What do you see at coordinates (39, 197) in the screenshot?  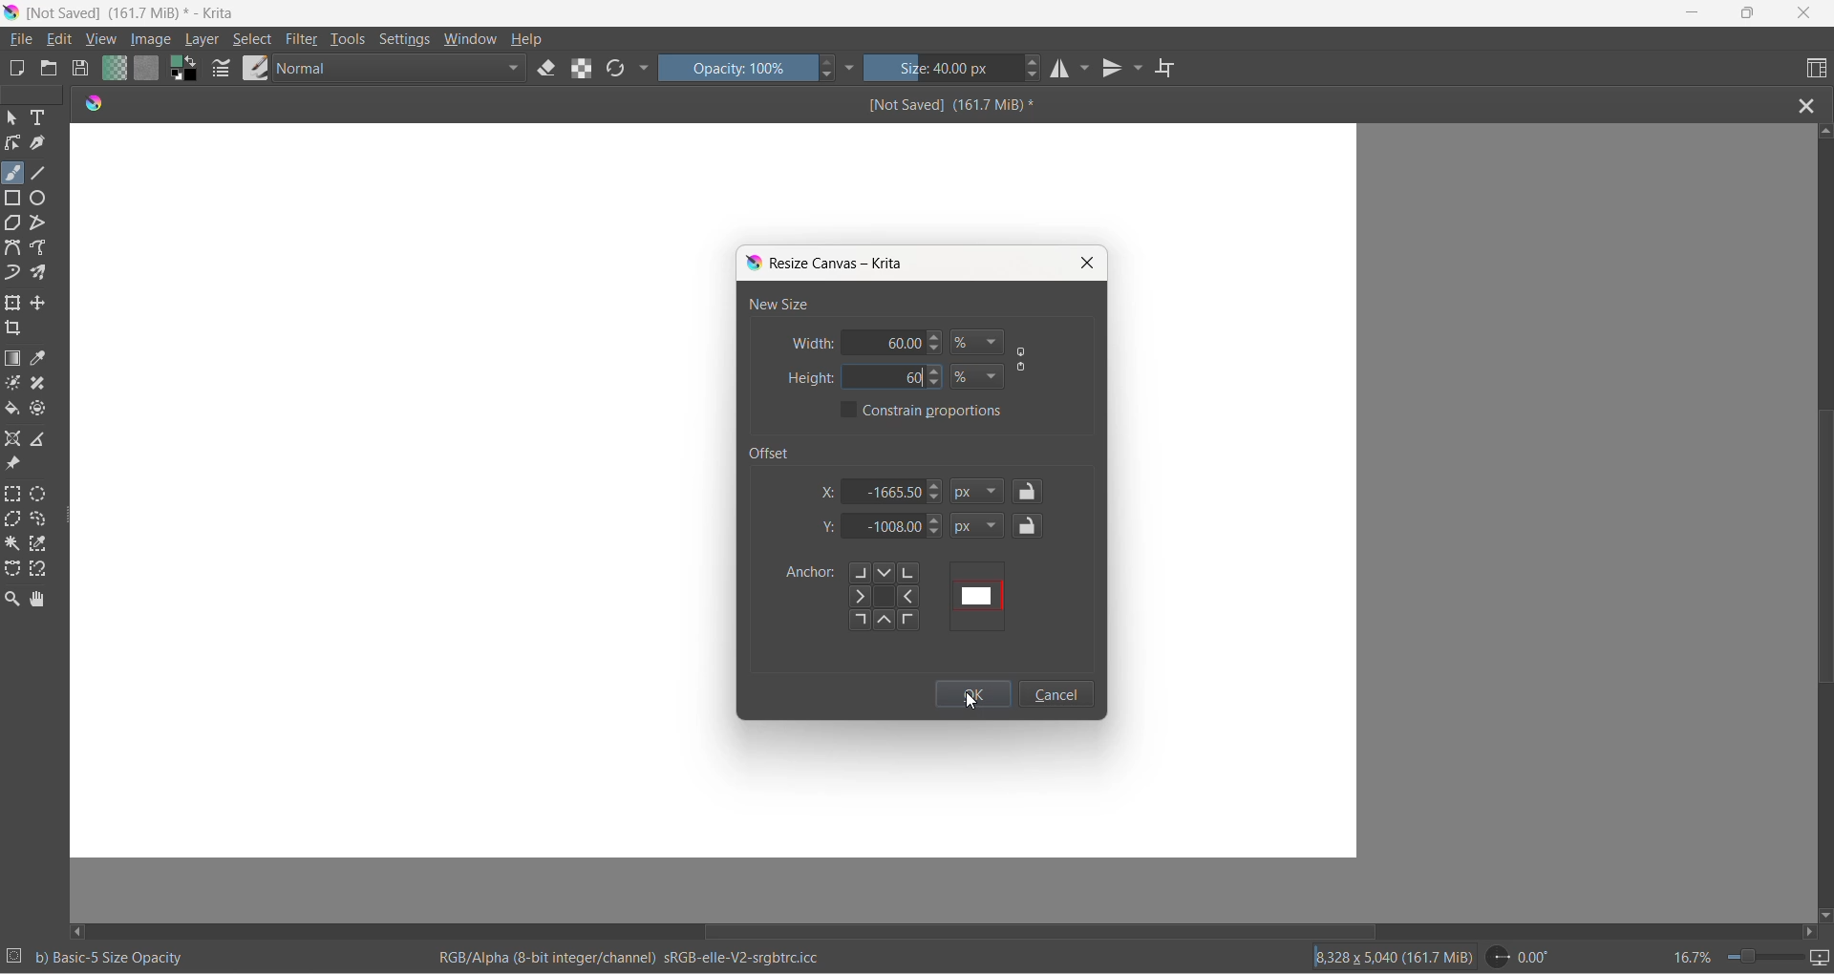 I see `ellipse tool` at bounding box center [39, 197].